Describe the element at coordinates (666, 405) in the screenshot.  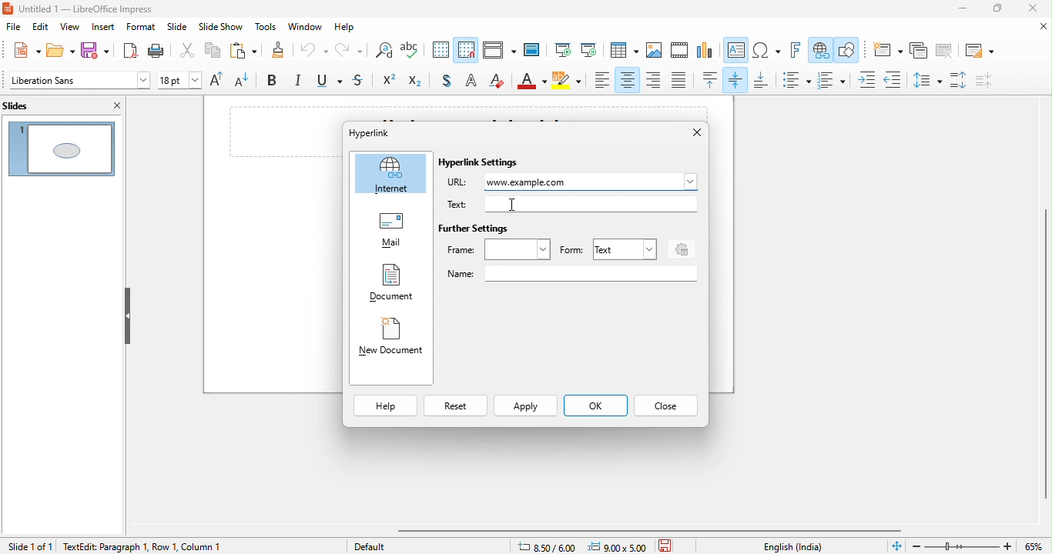
I see `close` at that location.